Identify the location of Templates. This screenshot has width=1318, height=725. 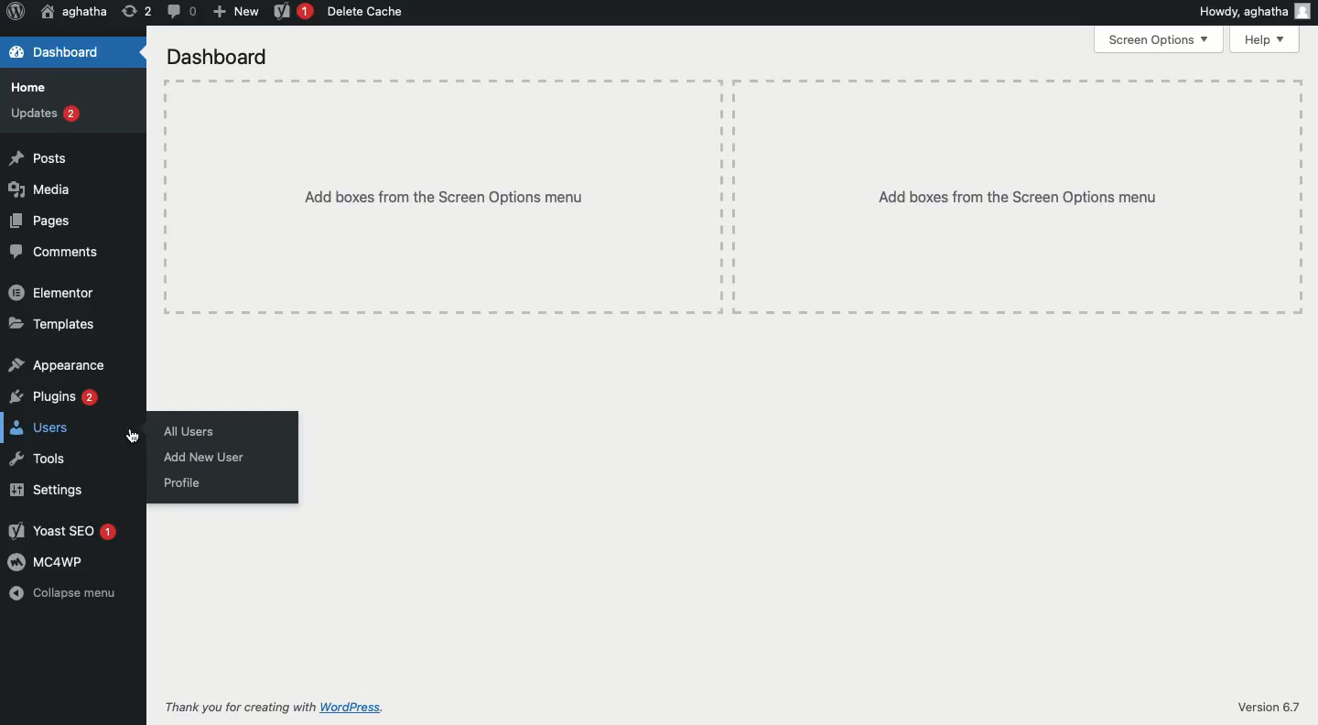
(53, 325).